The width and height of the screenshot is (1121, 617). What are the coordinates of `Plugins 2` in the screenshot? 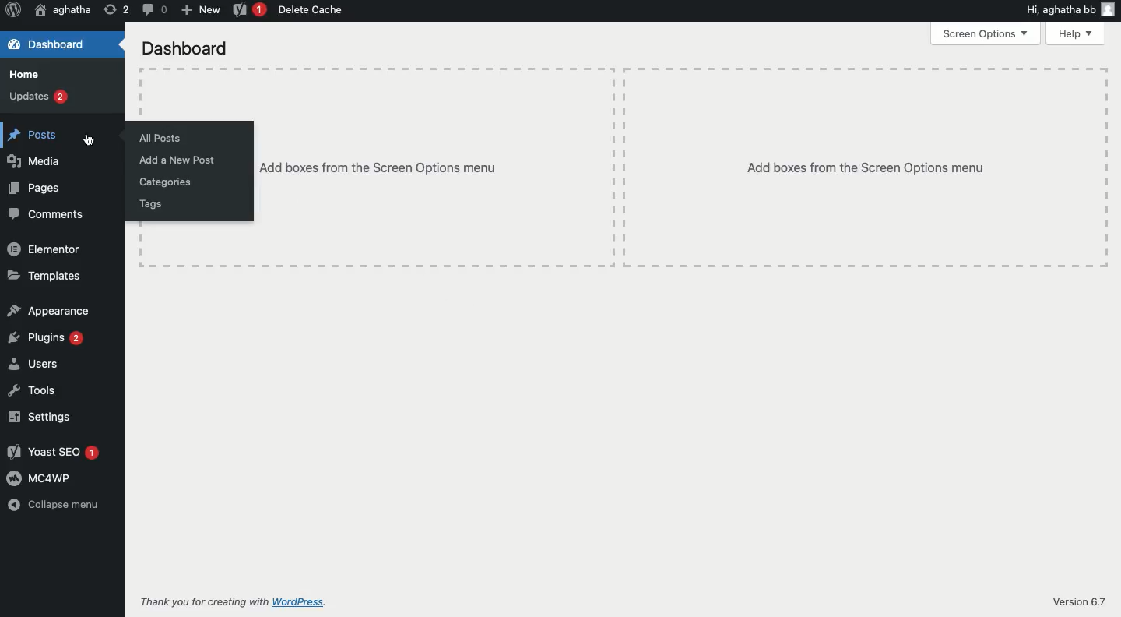 It's located at (46, 337).